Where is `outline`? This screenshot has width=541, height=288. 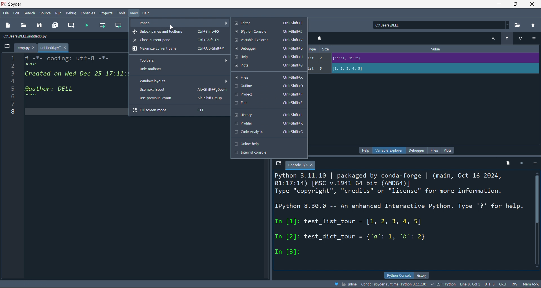
outline is located at coordinates (269, 85).